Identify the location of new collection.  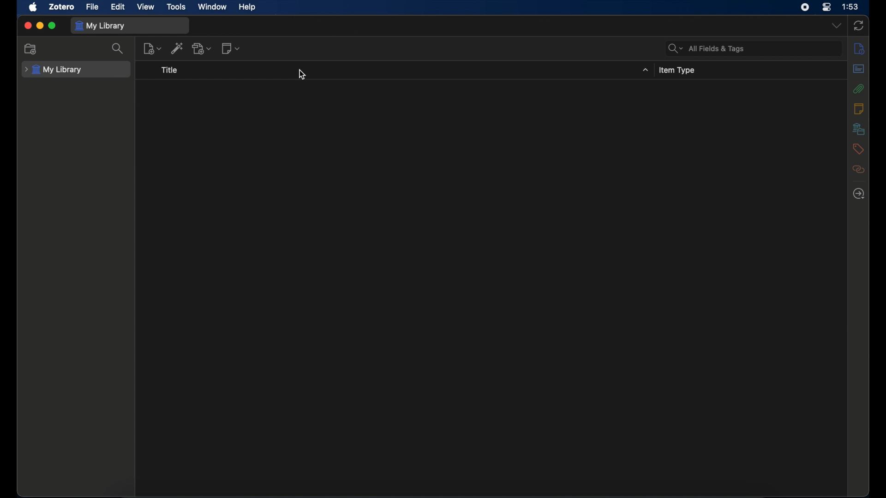
(31, 49).